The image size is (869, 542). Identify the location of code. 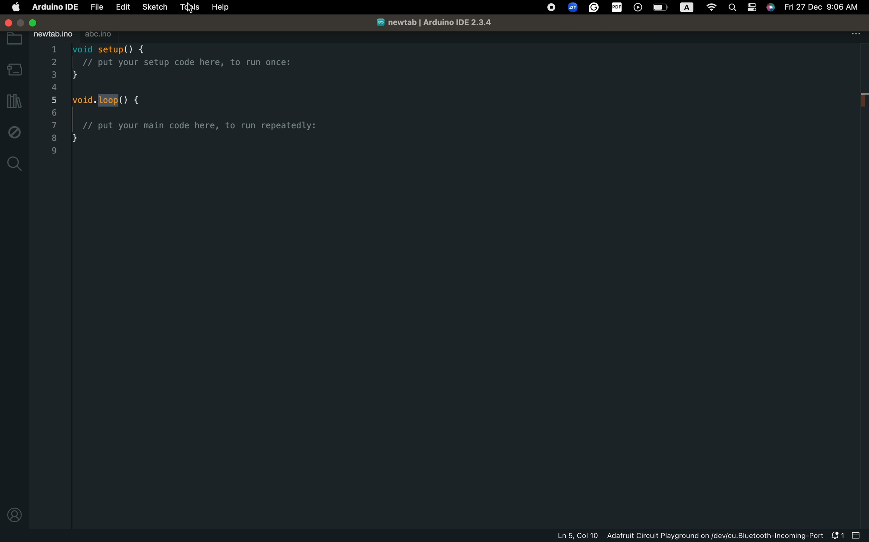
(211, 106).